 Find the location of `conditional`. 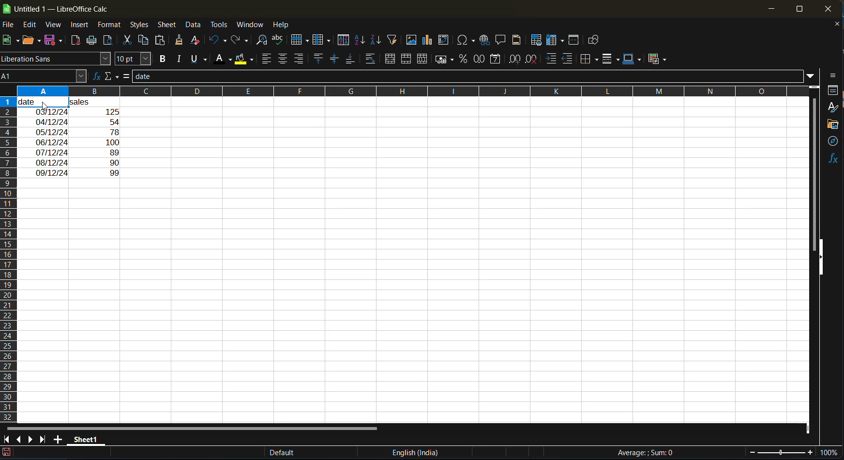

conditional is located at coordinates (657, 60).